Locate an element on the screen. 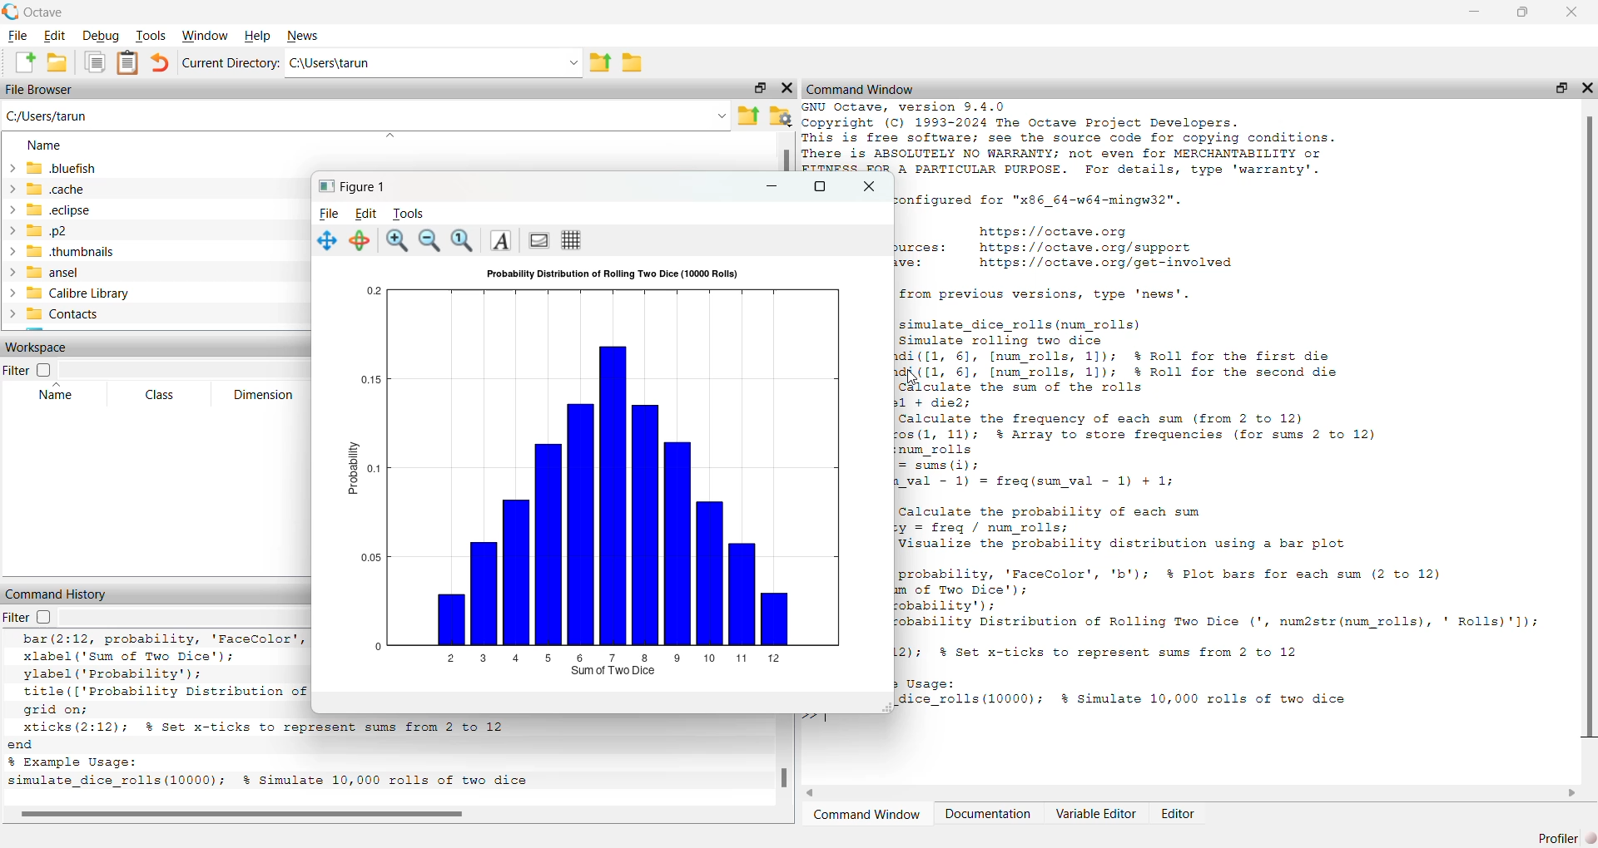 This screenshot has width=1598, height=848. maximise is located at coordinates (1526, 16).